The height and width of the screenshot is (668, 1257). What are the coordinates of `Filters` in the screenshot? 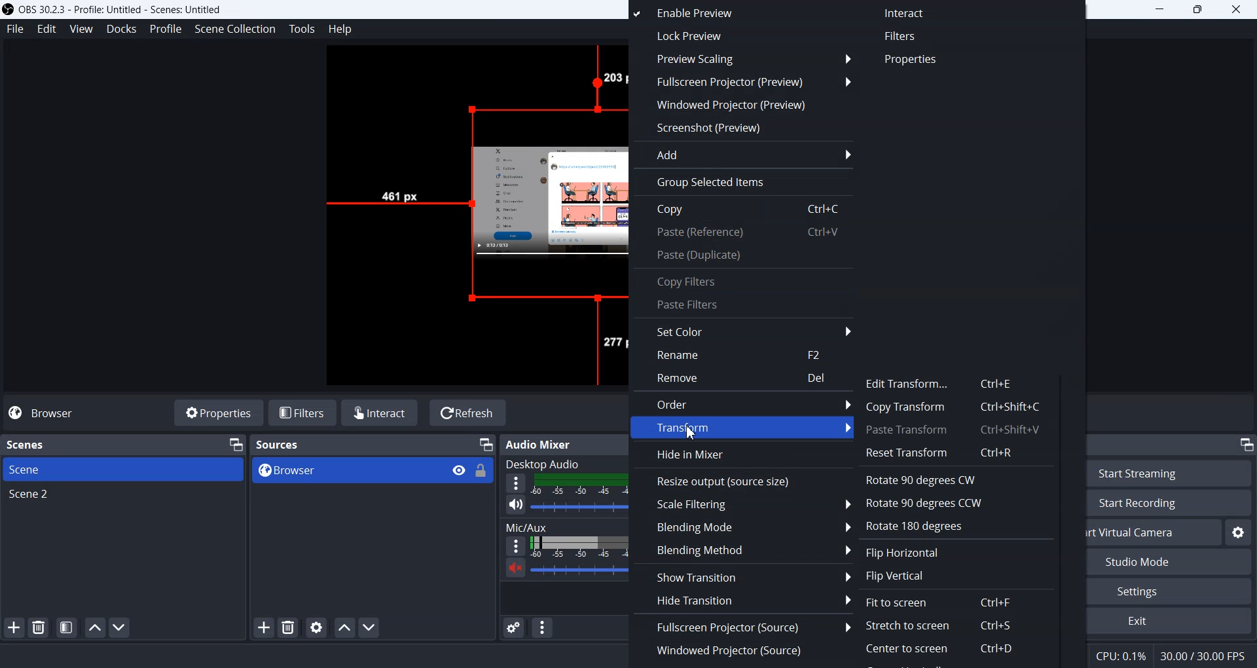 It's located at (304, 413).